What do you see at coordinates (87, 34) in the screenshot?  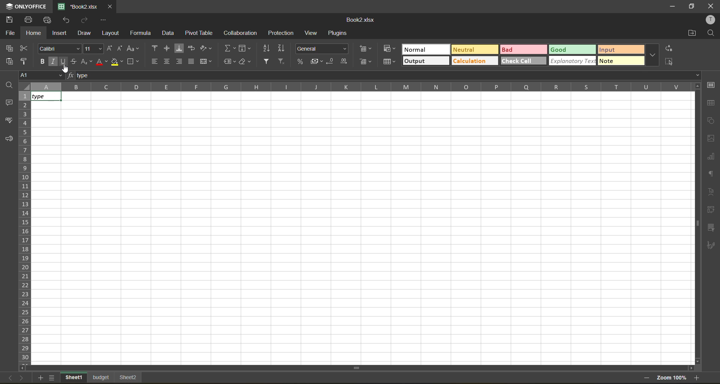 I see `draw` at bounding box center [87, 34].